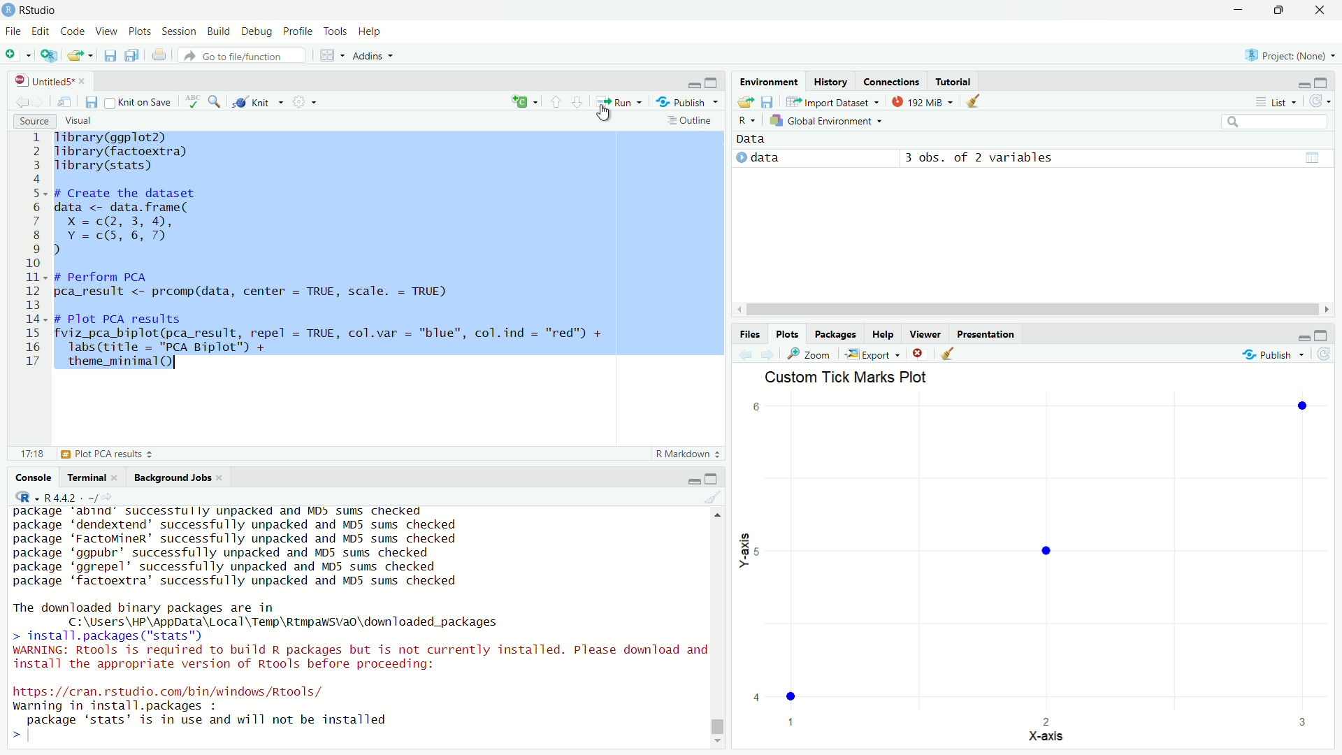 Image resolution: width=1342 pixels, height=755 pixels. Describe the element at coordinates (837, 334) in the screenshot. I see `Packages` at that location.